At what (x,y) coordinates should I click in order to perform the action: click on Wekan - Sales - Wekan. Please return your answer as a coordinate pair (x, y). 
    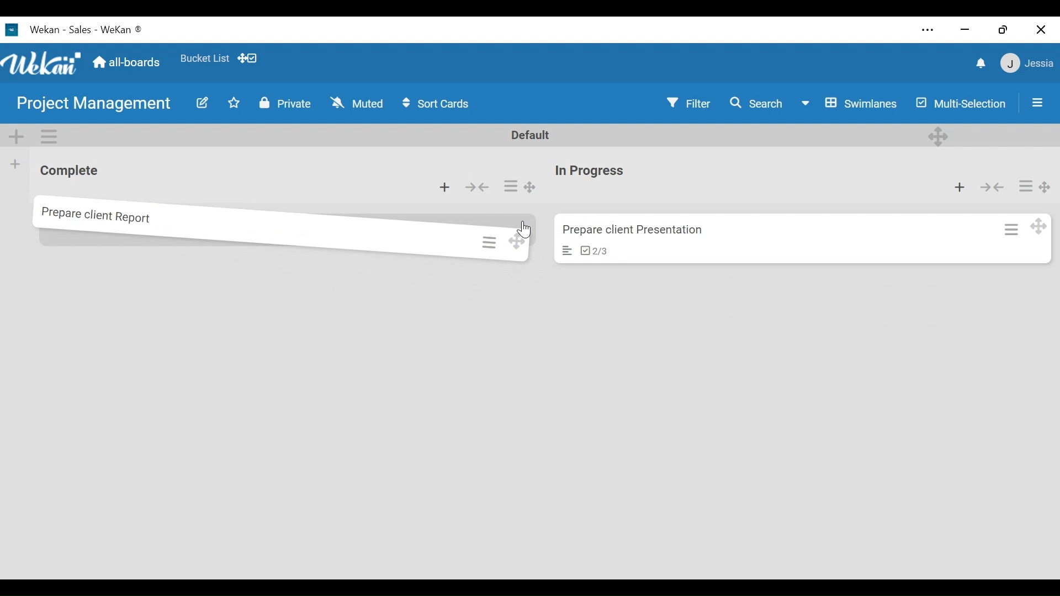
    Looking at the image, I should click on (88, 29).